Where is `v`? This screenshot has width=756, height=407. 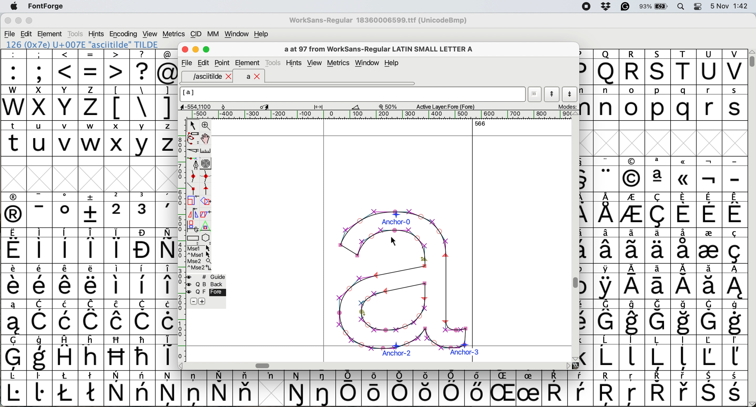
v is located at coordinates (65, 139).